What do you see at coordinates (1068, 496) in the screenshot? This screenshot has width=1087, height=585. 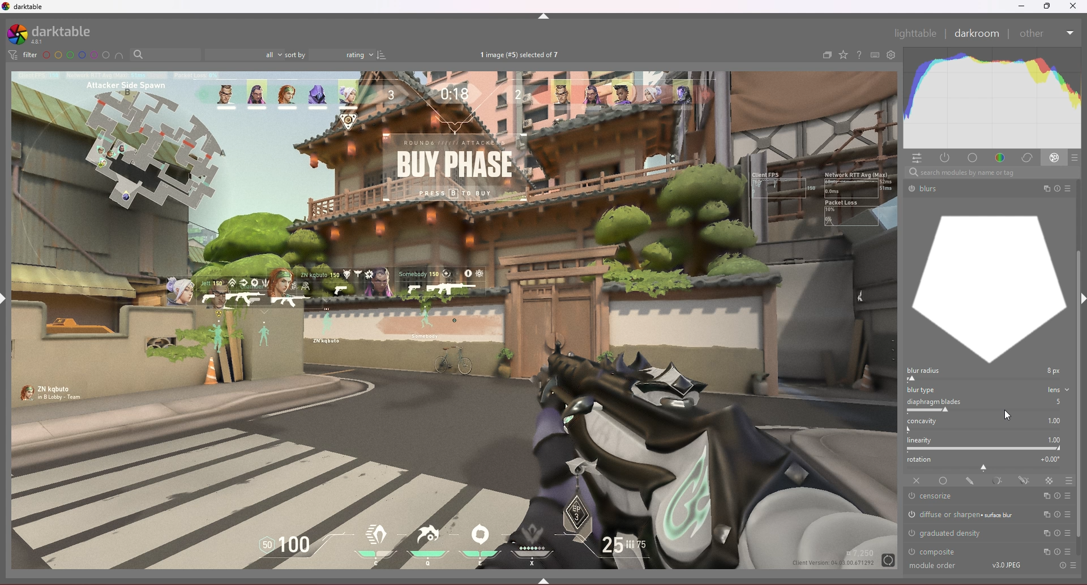 I see `presets` at bounding box center [1068, 496].